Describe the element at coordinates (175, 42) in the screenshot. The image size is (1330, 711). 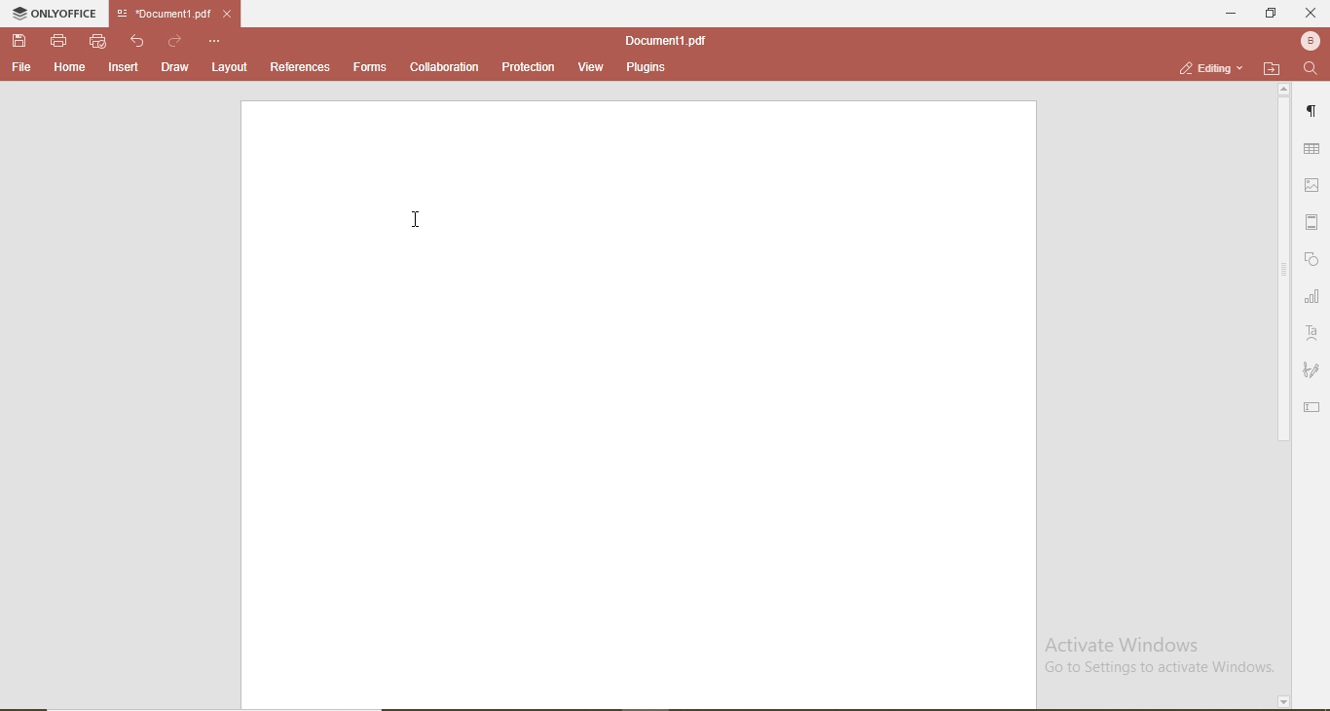
I see `redo` at that location.